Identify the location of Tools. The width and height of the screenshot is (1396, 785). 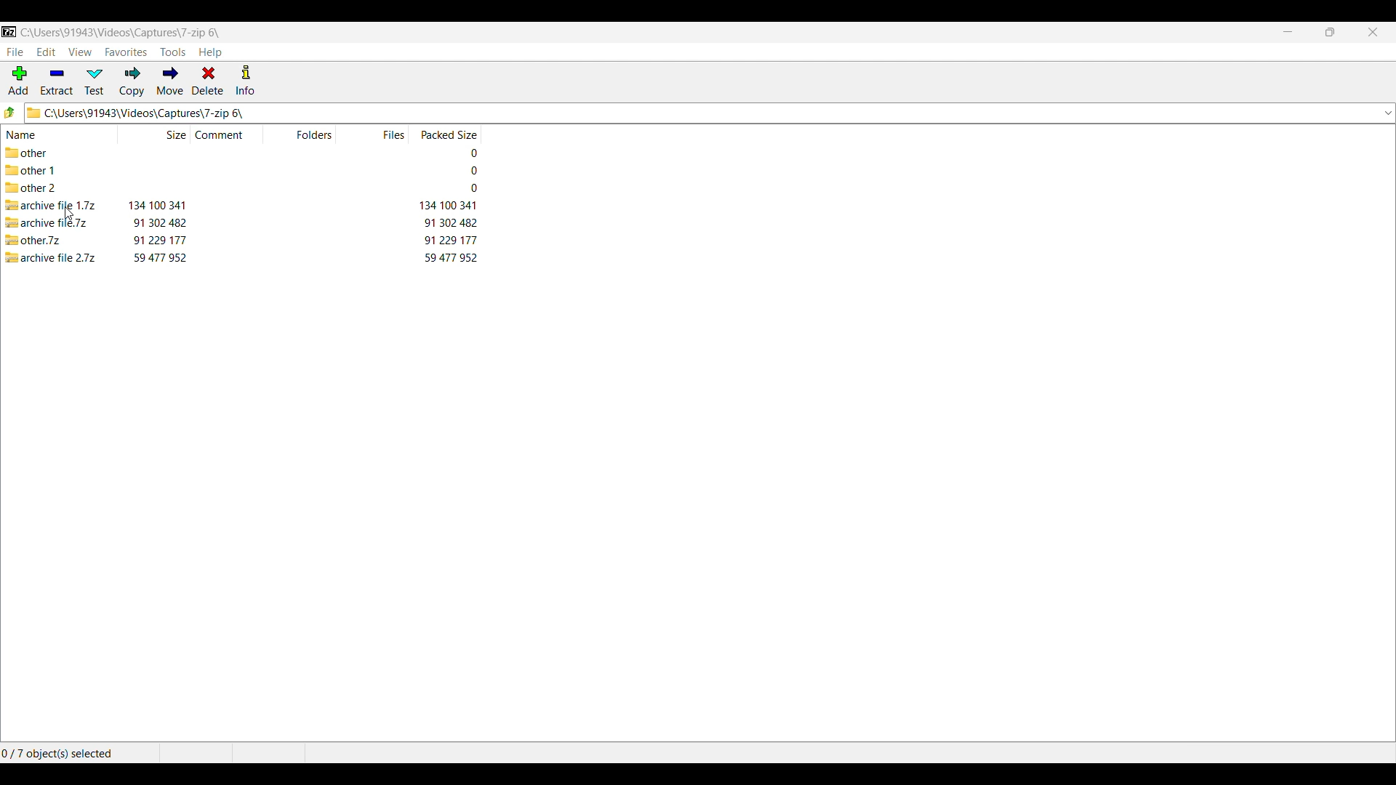
(173, 52).